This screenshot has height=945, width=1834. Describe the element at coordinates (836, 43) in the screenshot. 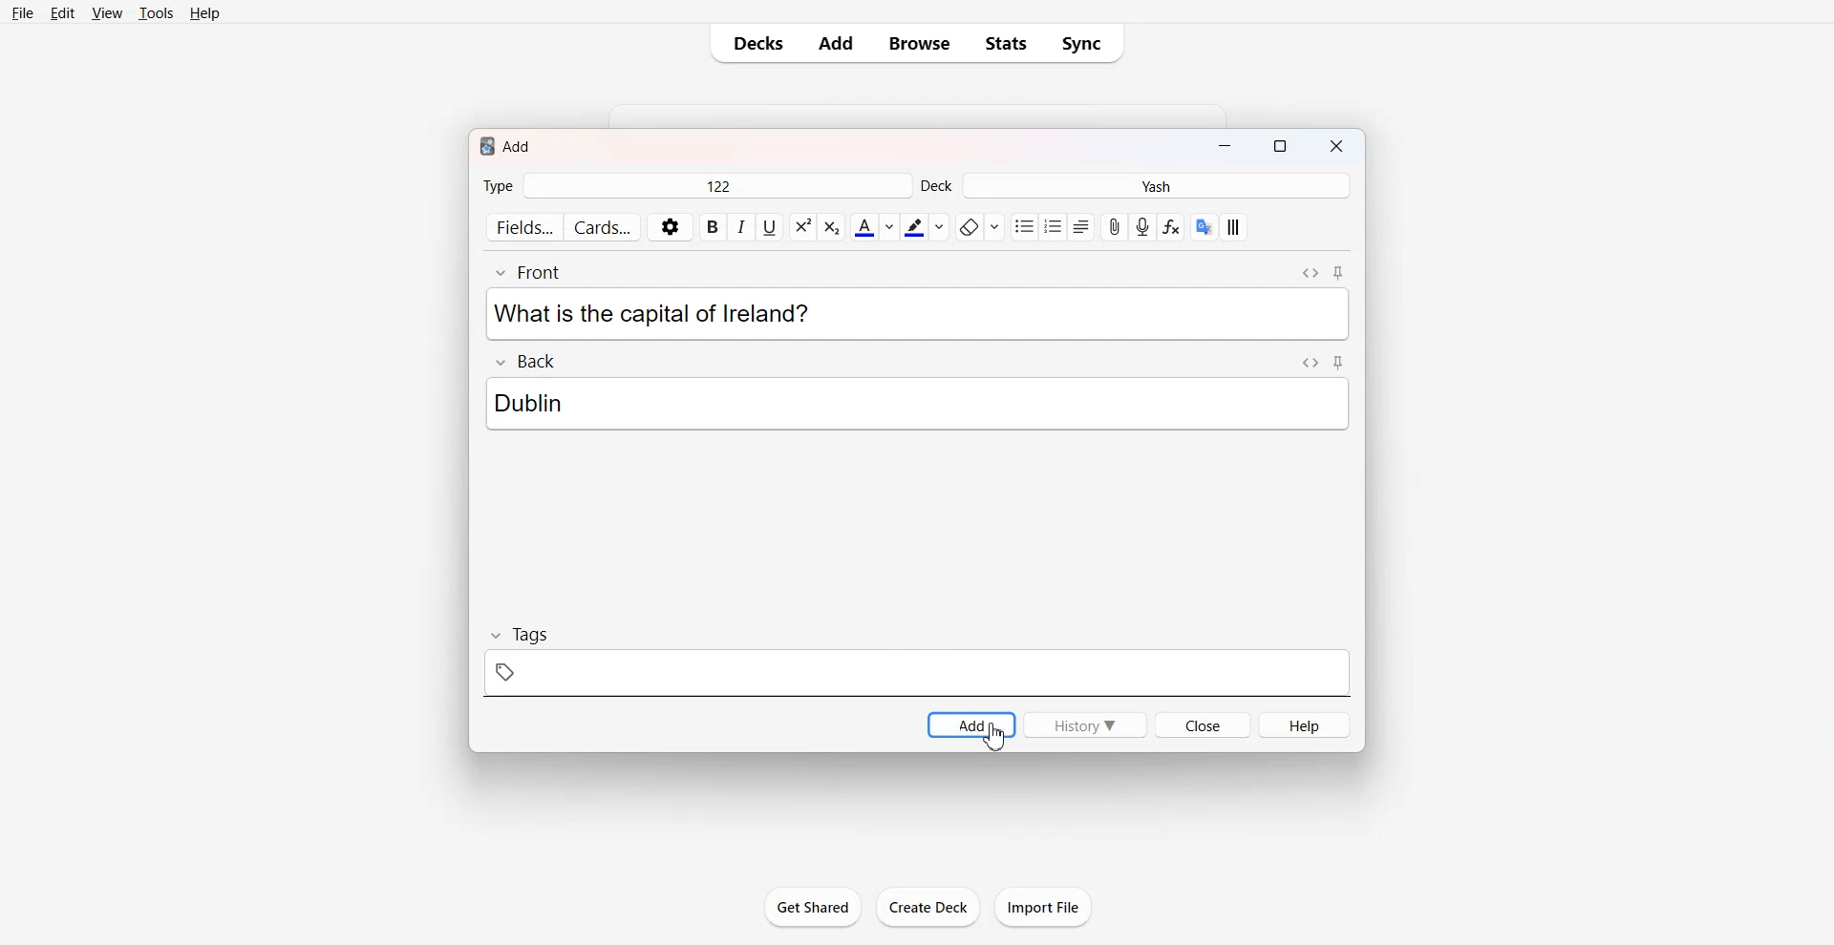

I see `Add` at that location.